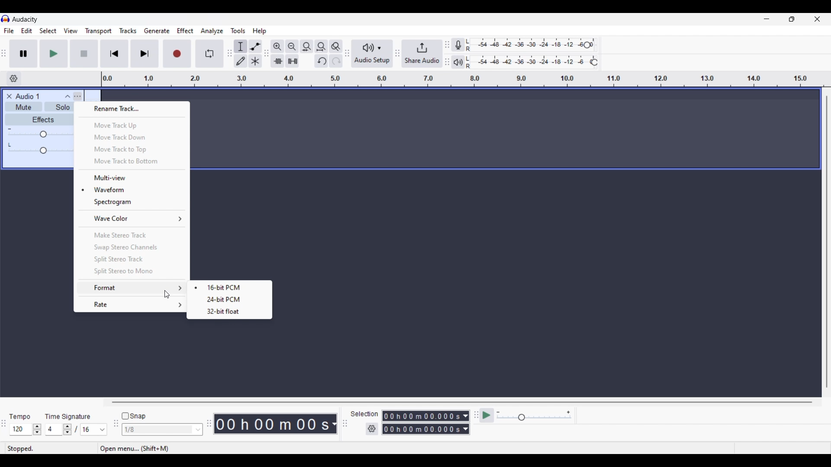 Image resolution: width=831 pixels, height=467 pixels. I want to click on Playback level, so click(534, 62).